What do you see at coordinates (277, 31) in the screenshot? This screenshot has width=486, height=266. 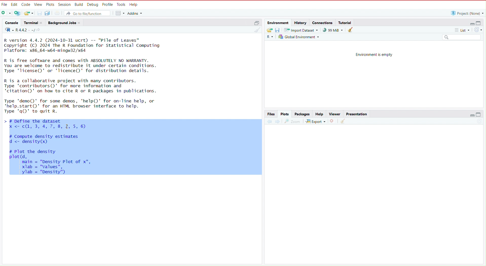 I see `save workspace as` at bounding box center [277, 31].